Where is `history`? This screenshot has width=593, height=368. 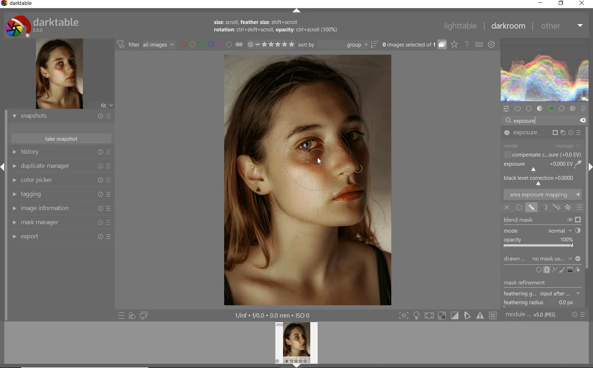 history is located at coordinates (60, 153).